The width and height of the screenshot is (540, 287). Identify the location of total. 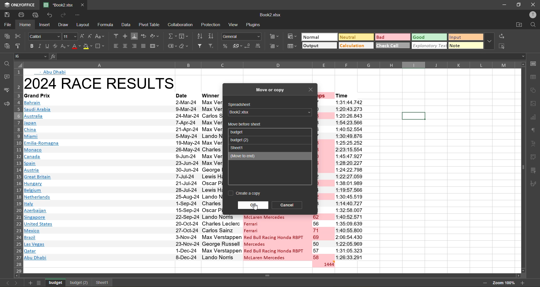
(323, 264).